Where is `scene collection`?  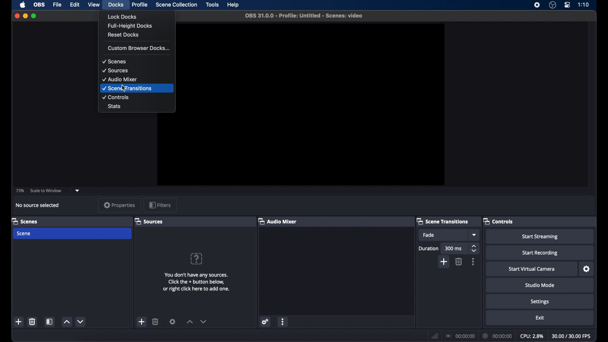
scene collection is located at coordinates (176, 5).